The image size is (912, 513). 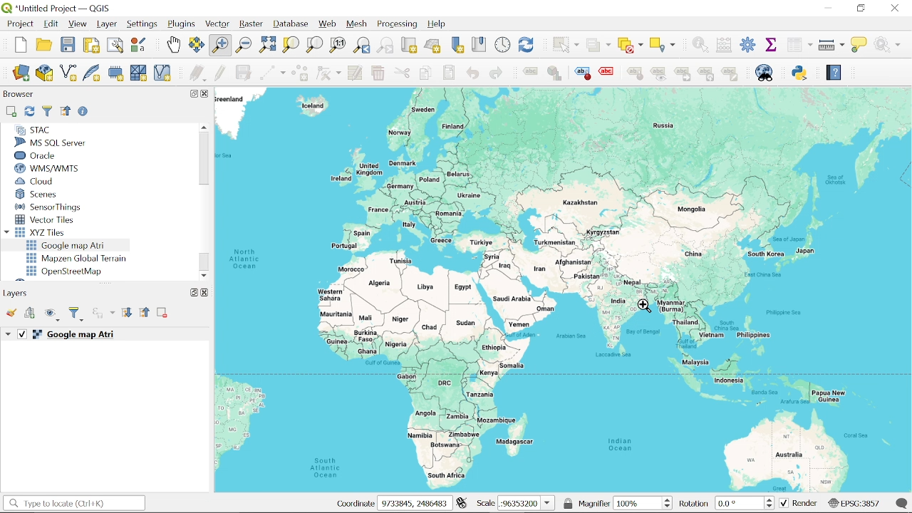 I want to click on Magnifier, so click(x=638, y=503).